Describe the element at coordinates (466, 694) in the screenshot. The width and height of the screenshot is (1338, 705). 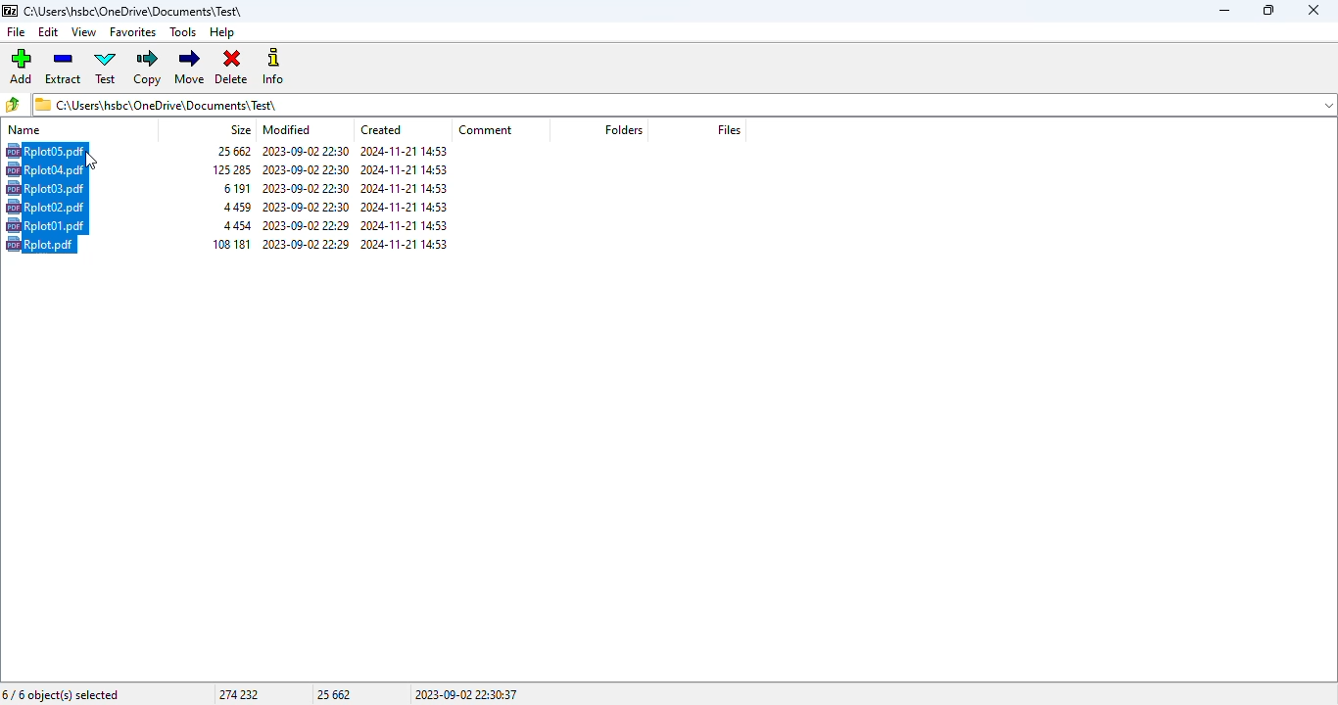
I see `2023-09-02 22:30:37` at that location.